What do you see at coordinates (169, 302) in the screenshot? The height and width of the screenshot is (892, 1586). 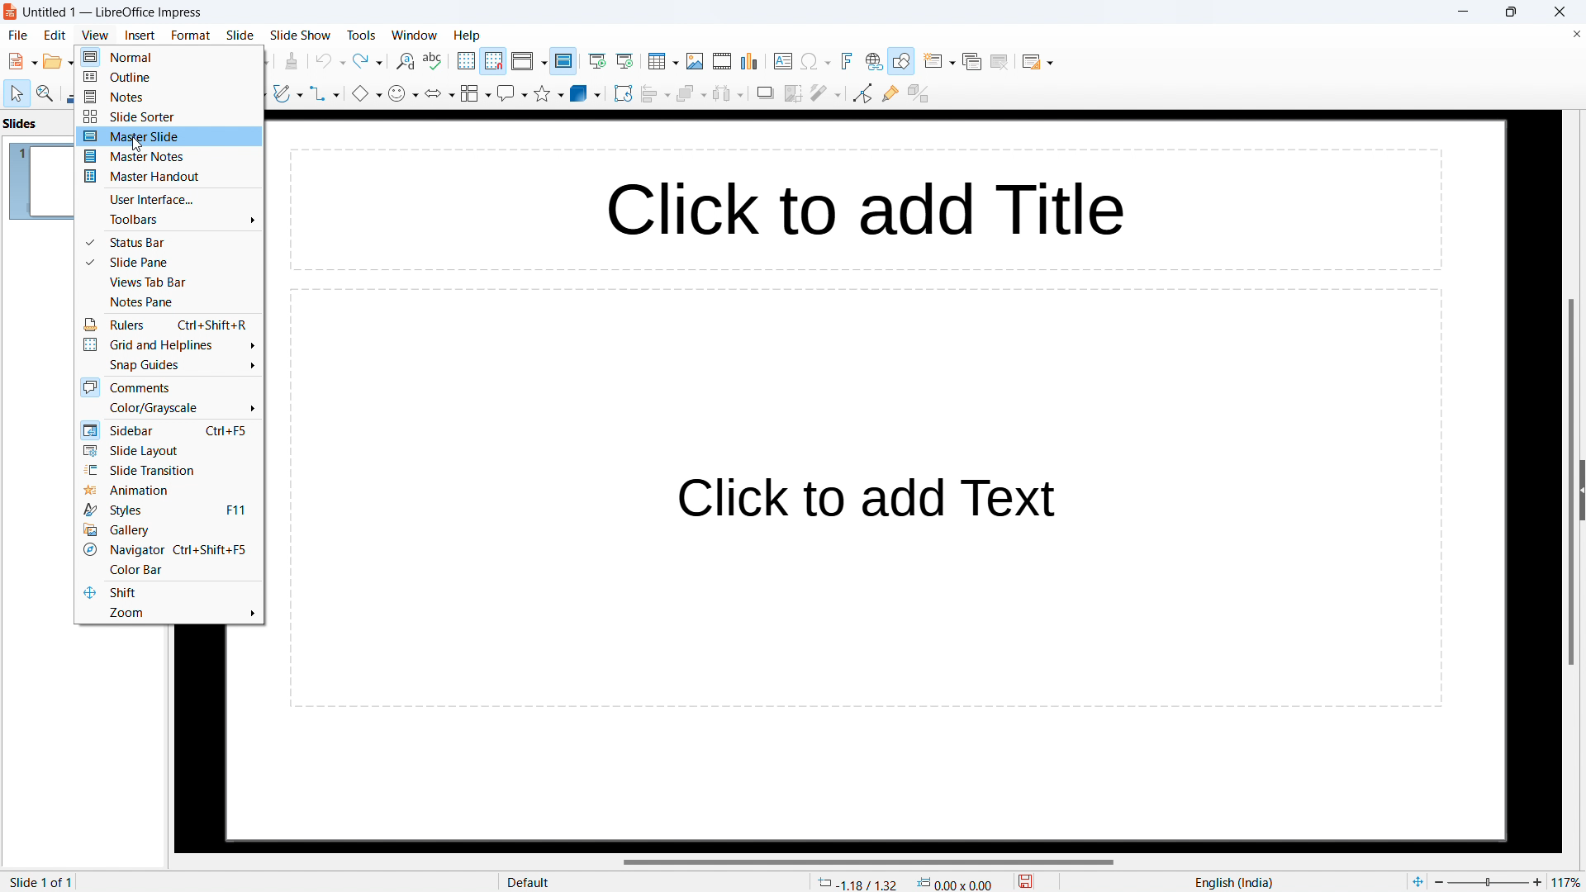 I see `notes pane` at bounding box center [169, 302].